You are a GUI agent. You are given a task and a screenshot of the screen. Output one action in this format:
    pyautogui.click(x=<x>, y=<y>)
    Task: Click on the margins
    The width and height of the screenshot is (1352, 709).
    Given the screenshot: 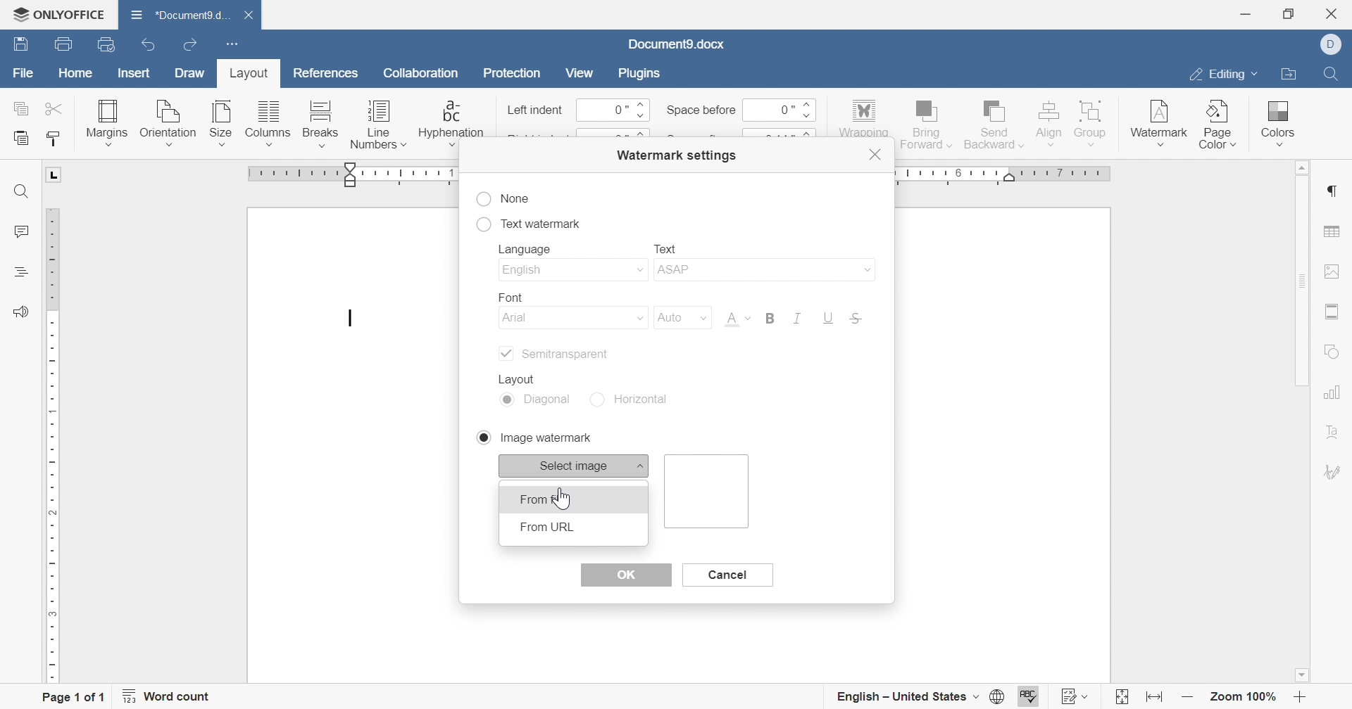 What is the action you would take?
    pyautogui.click(x=106, y=122)
    